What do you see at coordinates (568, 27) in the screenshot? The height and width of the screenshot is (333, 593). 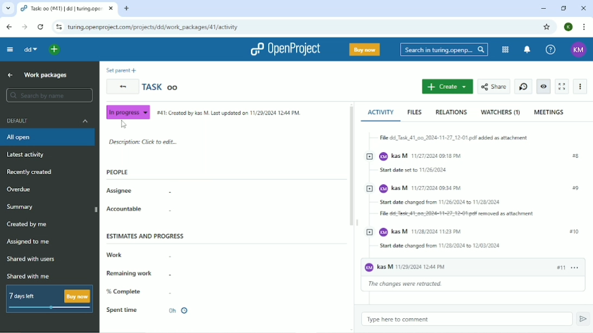 I see `Account` at bounding box center [568, 27].